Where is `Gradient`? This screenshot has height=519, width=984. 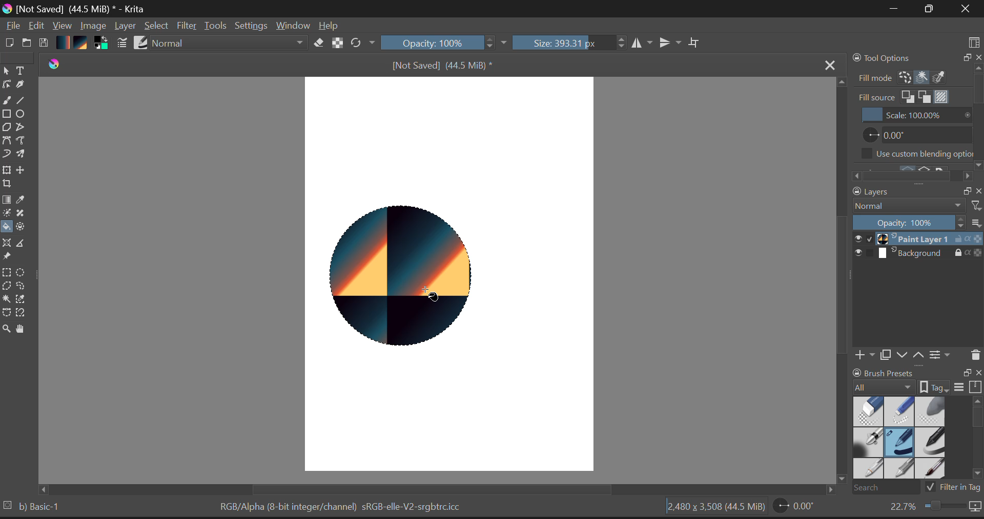
Gradient is located at coordinates (64, 43).